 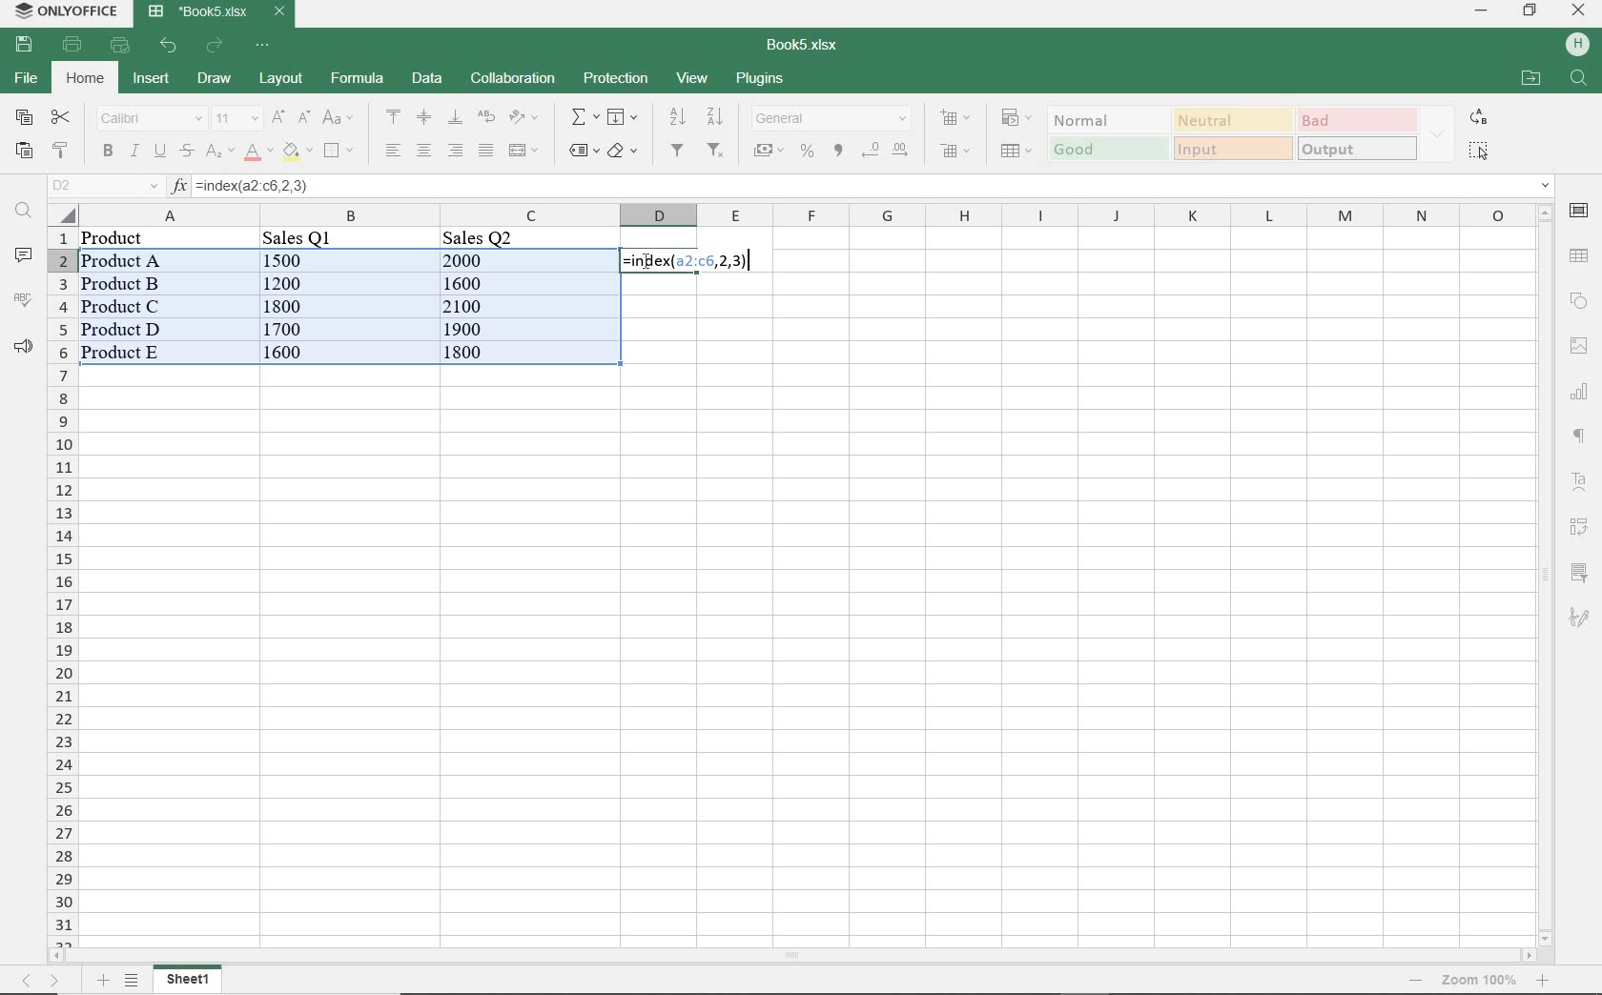 I want to click on plugins, so click(x=762, y=77).